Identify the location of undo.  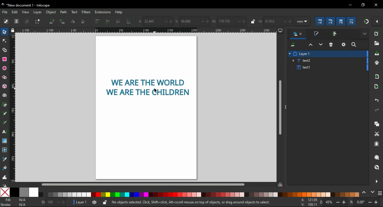
(376, 100).